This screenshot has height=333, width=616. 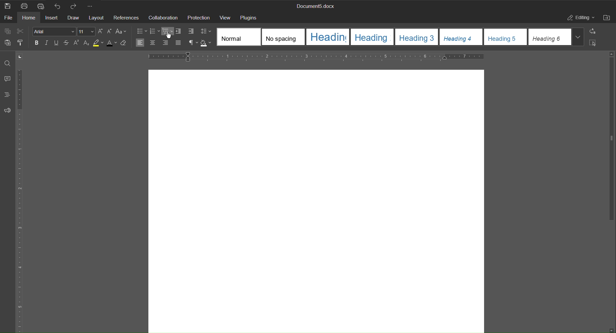 I want to click on Headings, so click(x=7, y=94).